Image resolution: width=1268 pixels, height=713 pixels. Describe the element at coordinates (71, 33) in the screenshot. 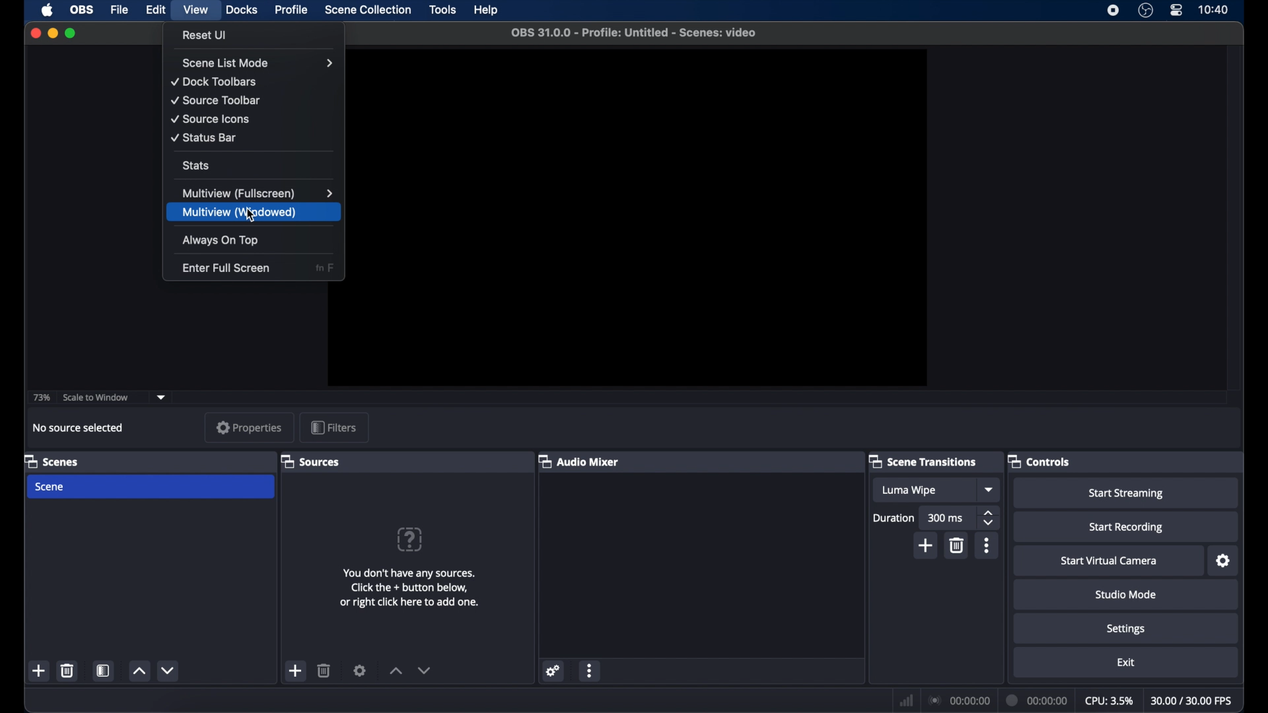

I see `maximize` at that location.